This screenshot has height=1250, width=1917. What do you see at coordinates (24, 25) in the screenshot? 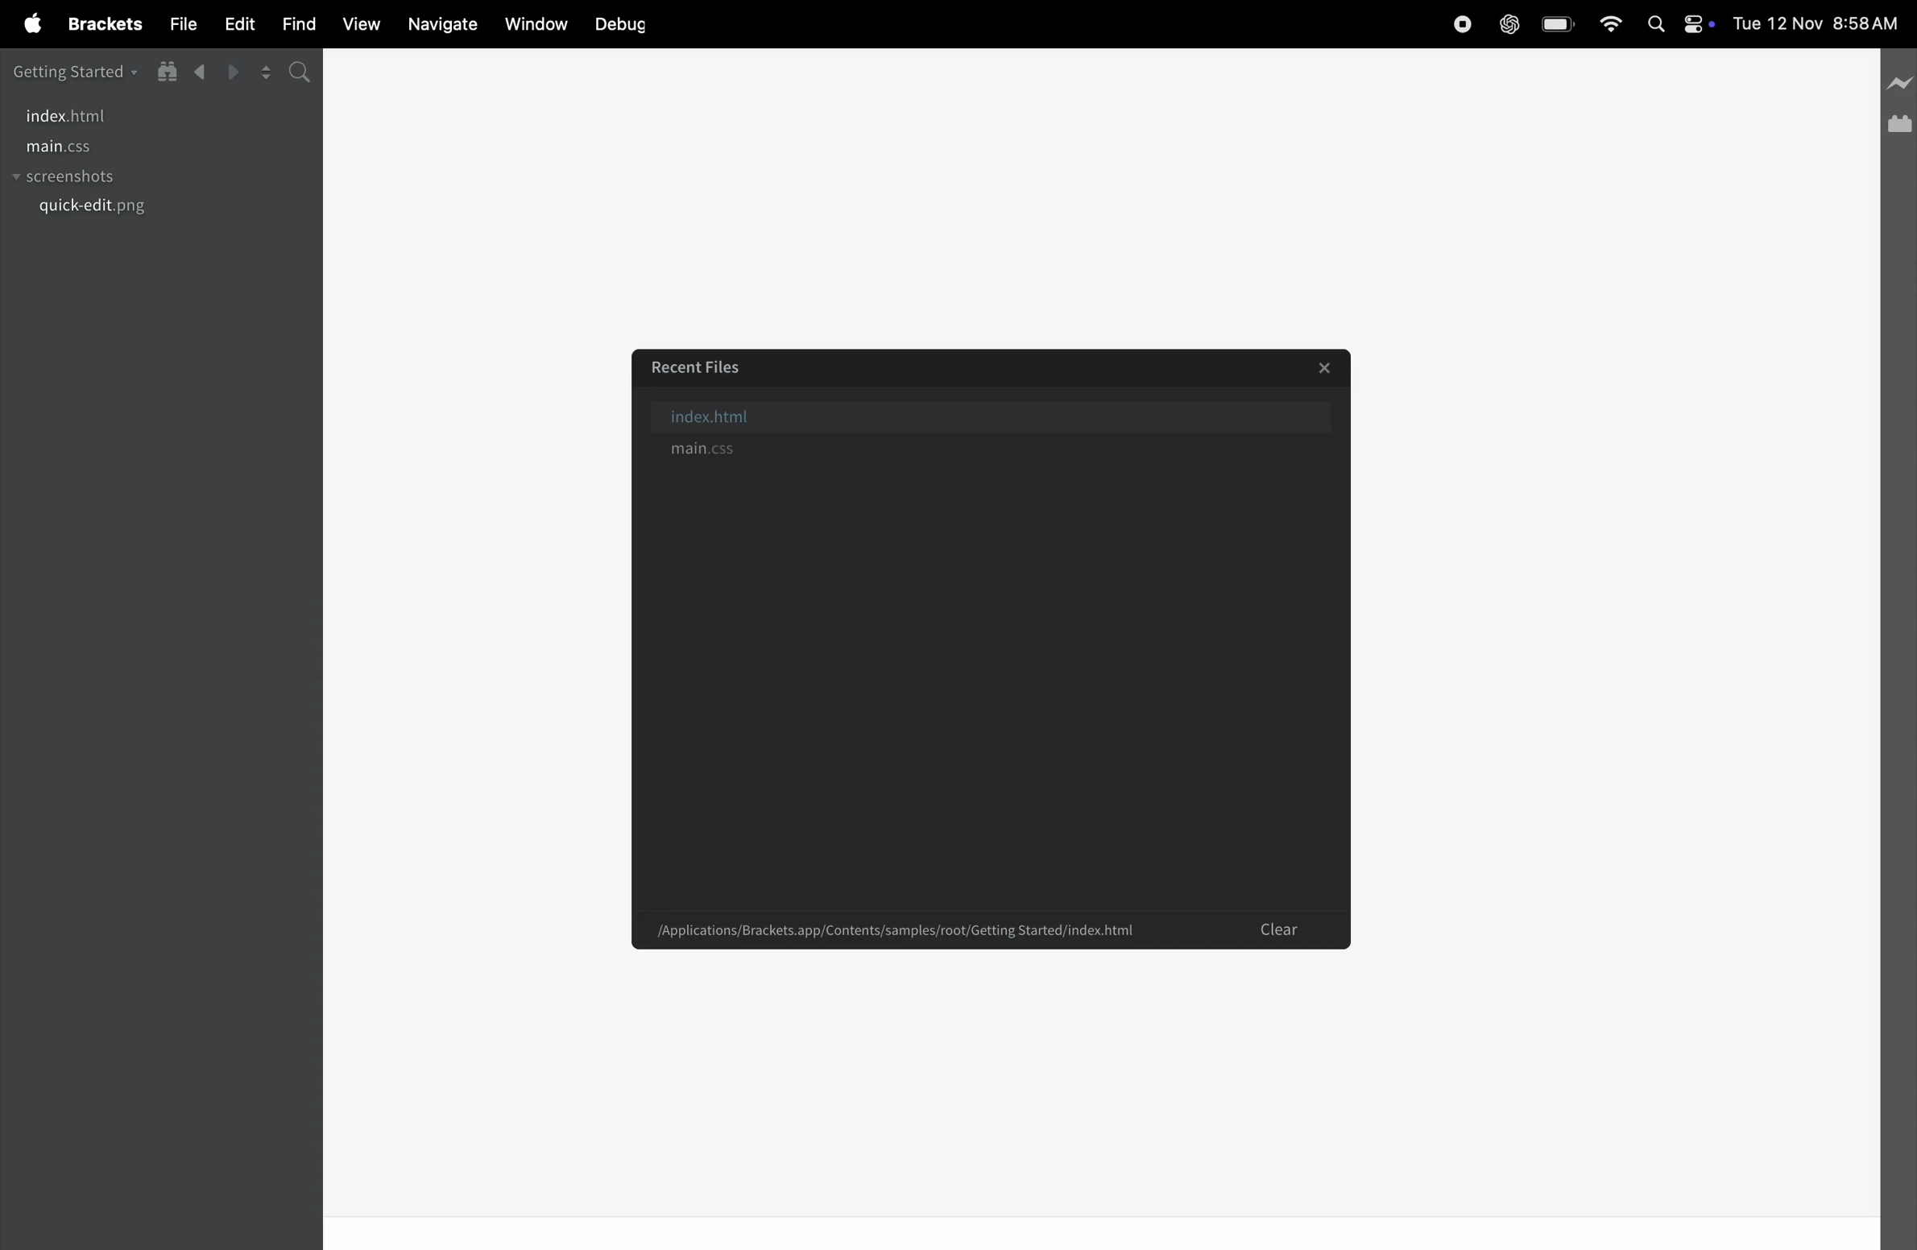
I see `apple menu` at bounding box center [24, 25].